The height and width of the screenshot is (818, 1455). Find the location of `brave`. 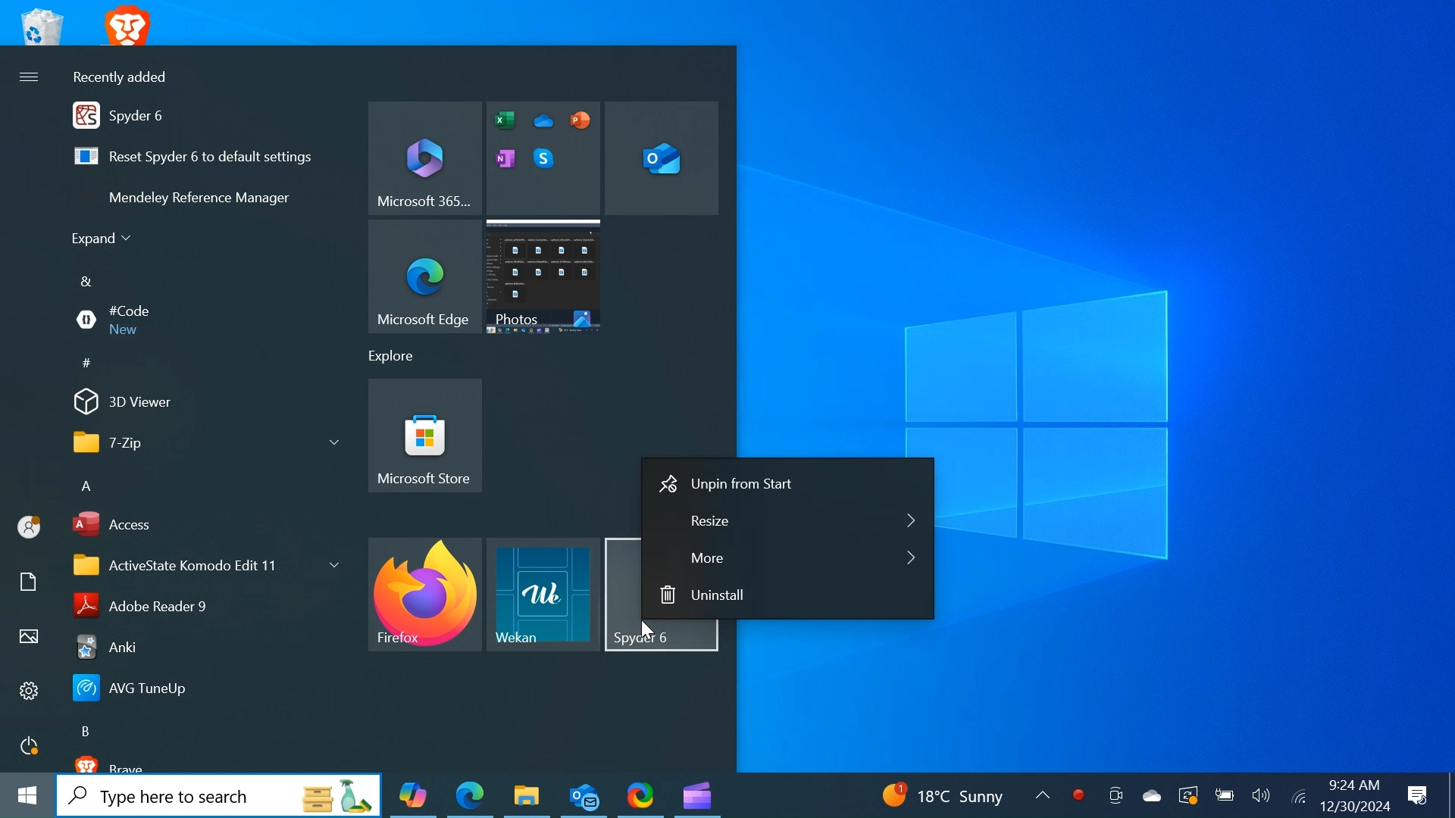

brave is located at coordinates (214, 763).